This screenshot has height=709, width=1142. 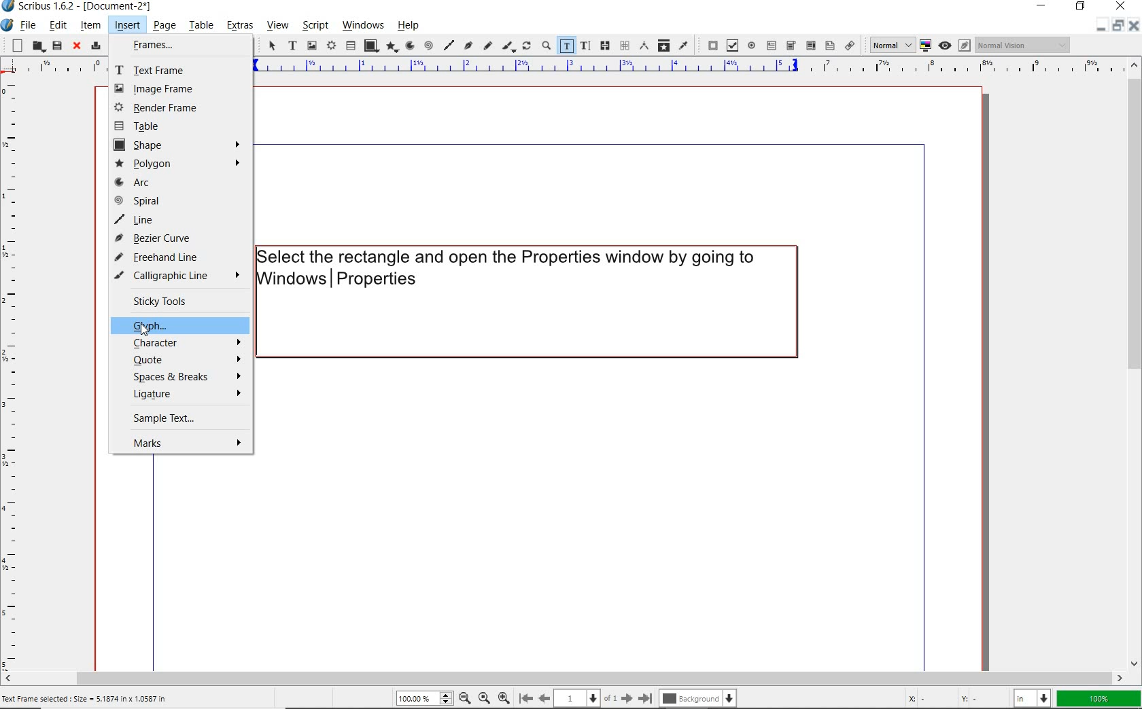 I want to click on render frame, so click(x=330, y=46).